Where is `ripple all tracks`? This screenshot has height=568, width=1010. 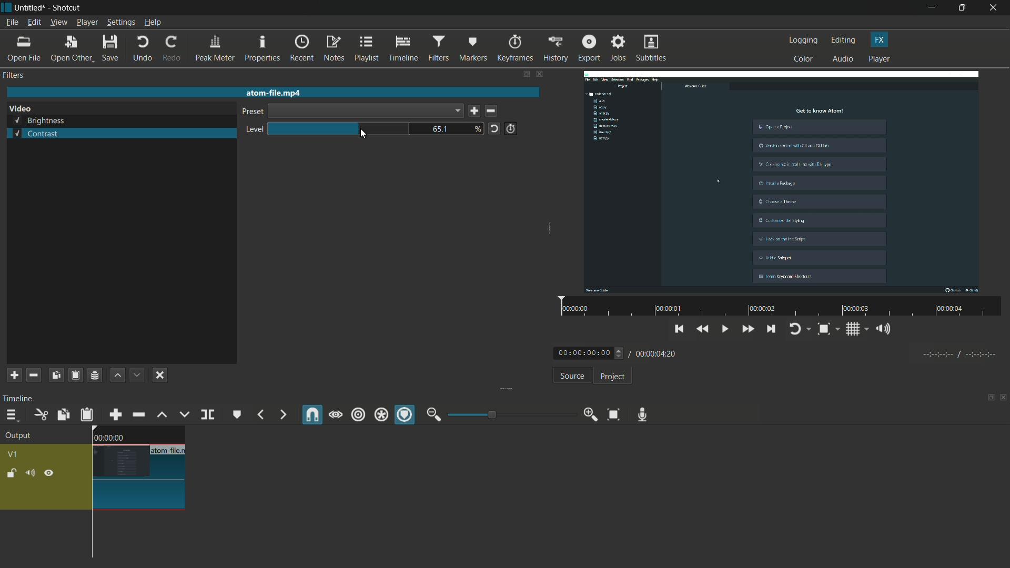 ripple all tracks is located at coordinates (380, 416).